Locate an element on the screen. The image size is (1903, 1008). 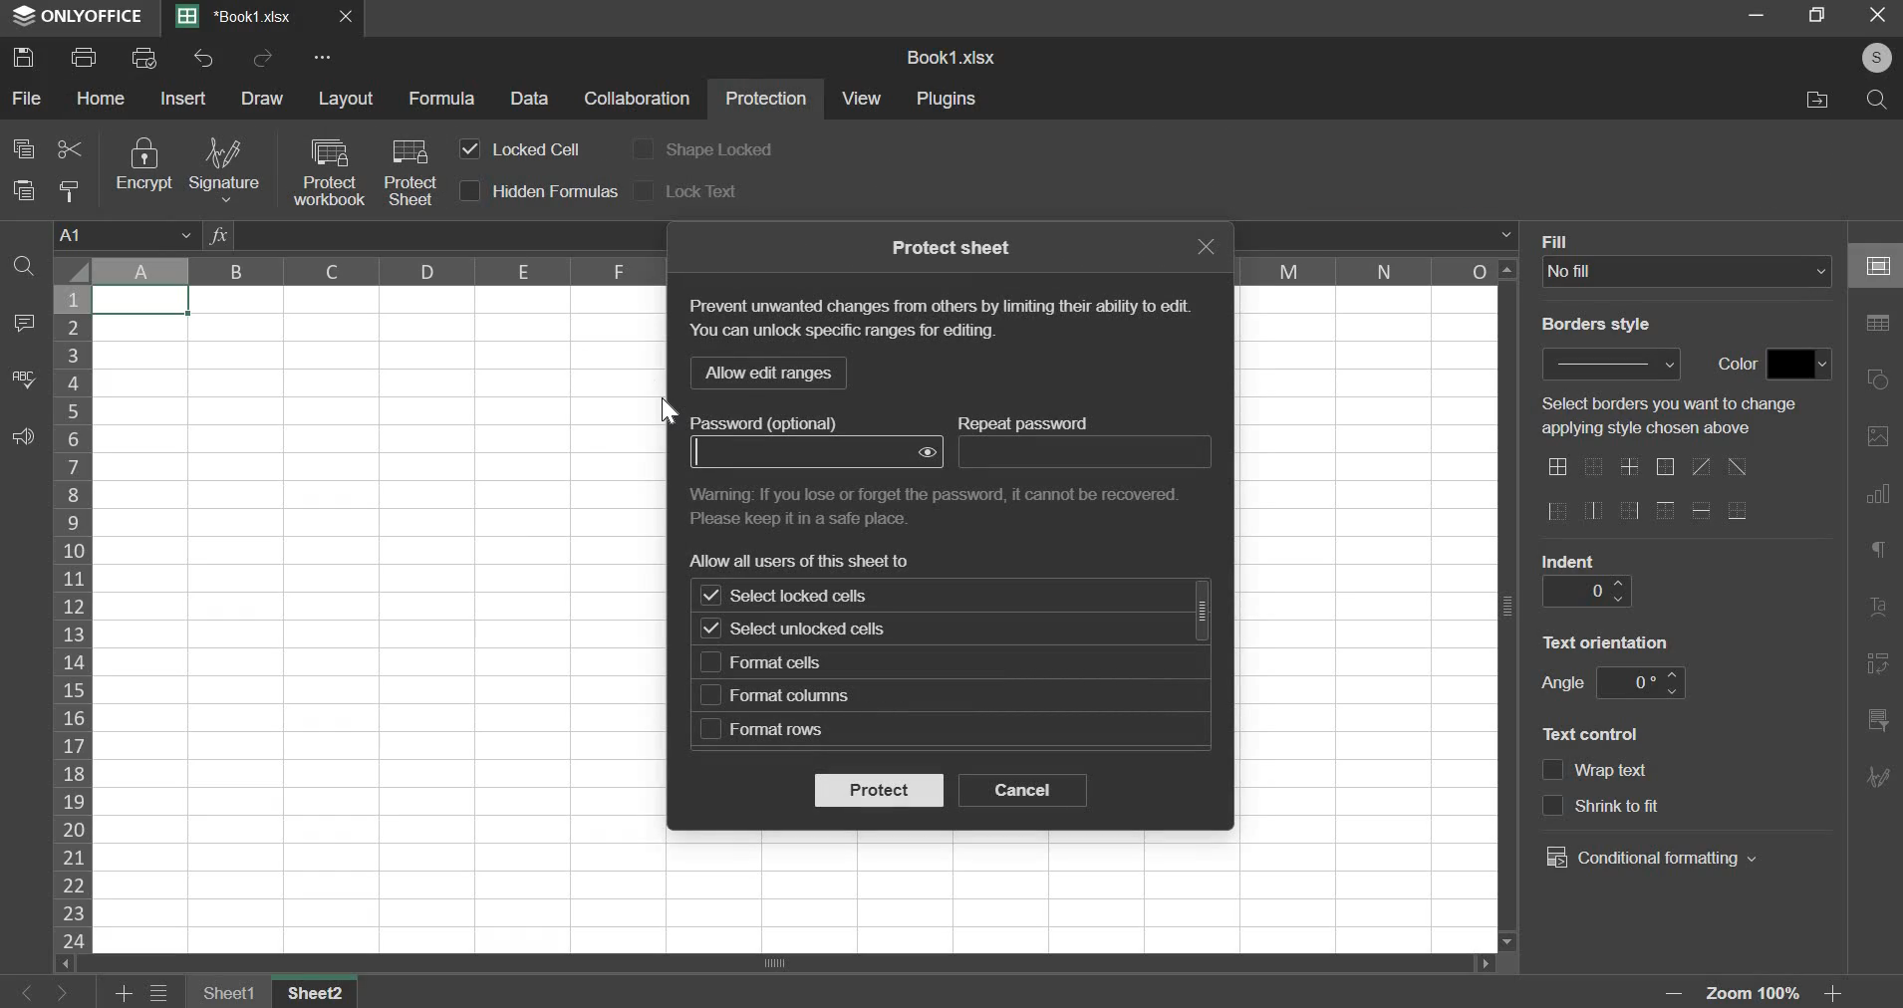
rows is located at coordinates (73, 617).